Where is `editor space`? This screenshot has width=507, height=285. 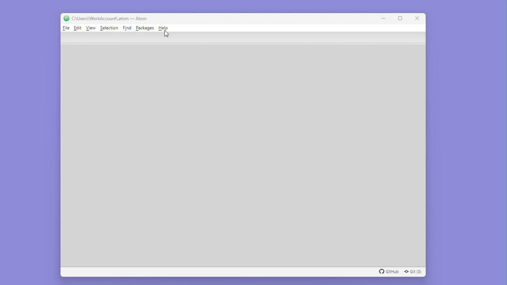
editor space is located at coordinates (242, 154).